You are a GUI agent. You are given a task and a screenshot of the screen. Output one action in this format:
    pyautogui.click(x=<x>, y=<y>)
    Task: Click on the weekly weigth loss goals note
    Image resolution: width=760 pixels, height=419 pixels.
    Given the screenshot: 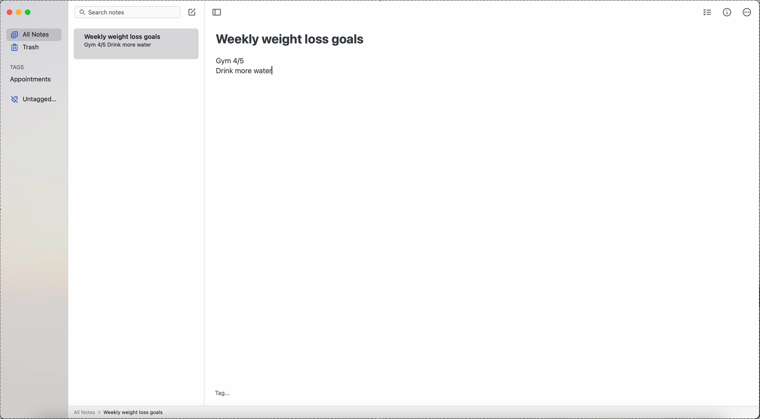 What is the action you would take?
    pyautogui.click(x=123, y=36)
    